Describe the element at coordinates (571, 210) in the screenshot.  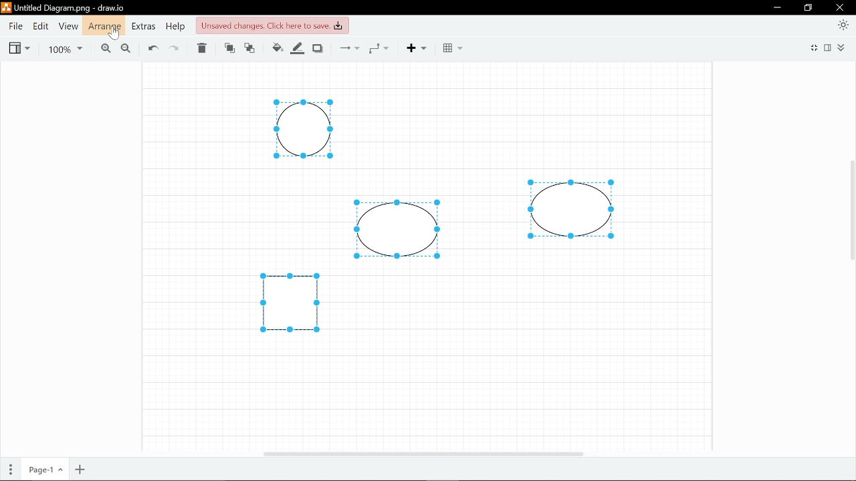
I see `Diagram` at that location.